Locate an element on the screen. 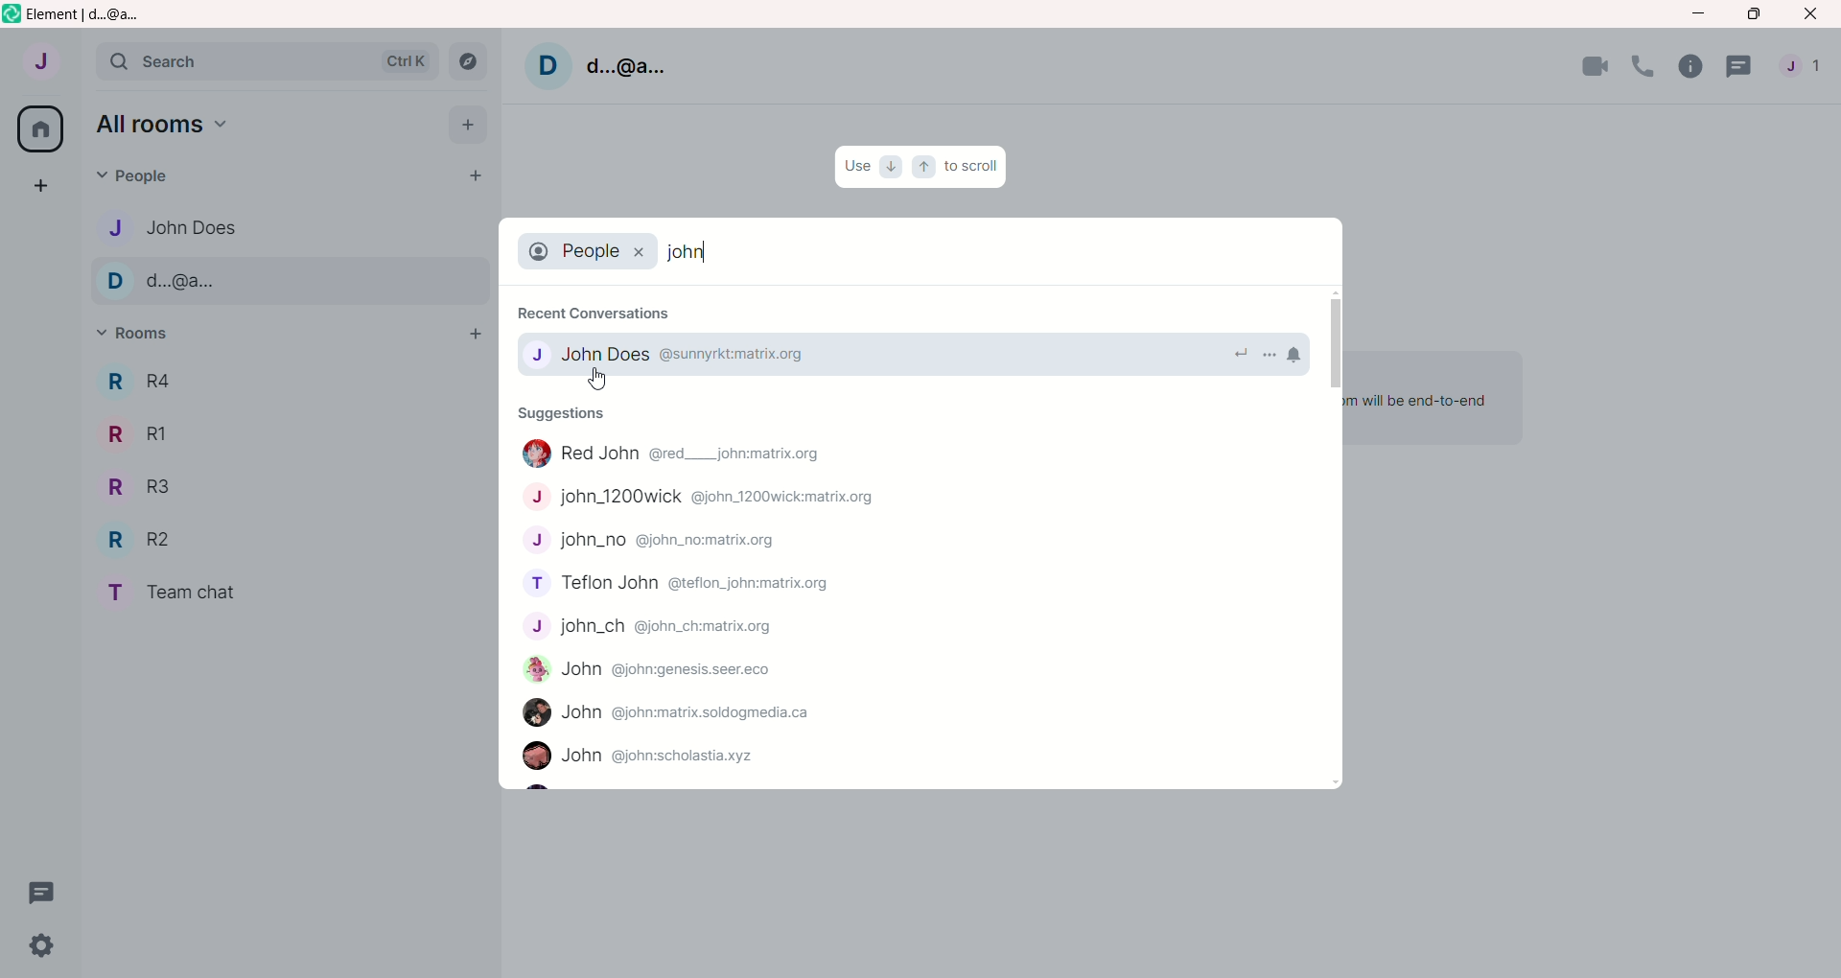 The height and width of the screenshot is (978, 1841). team chat is located at coordinates (185, 594).